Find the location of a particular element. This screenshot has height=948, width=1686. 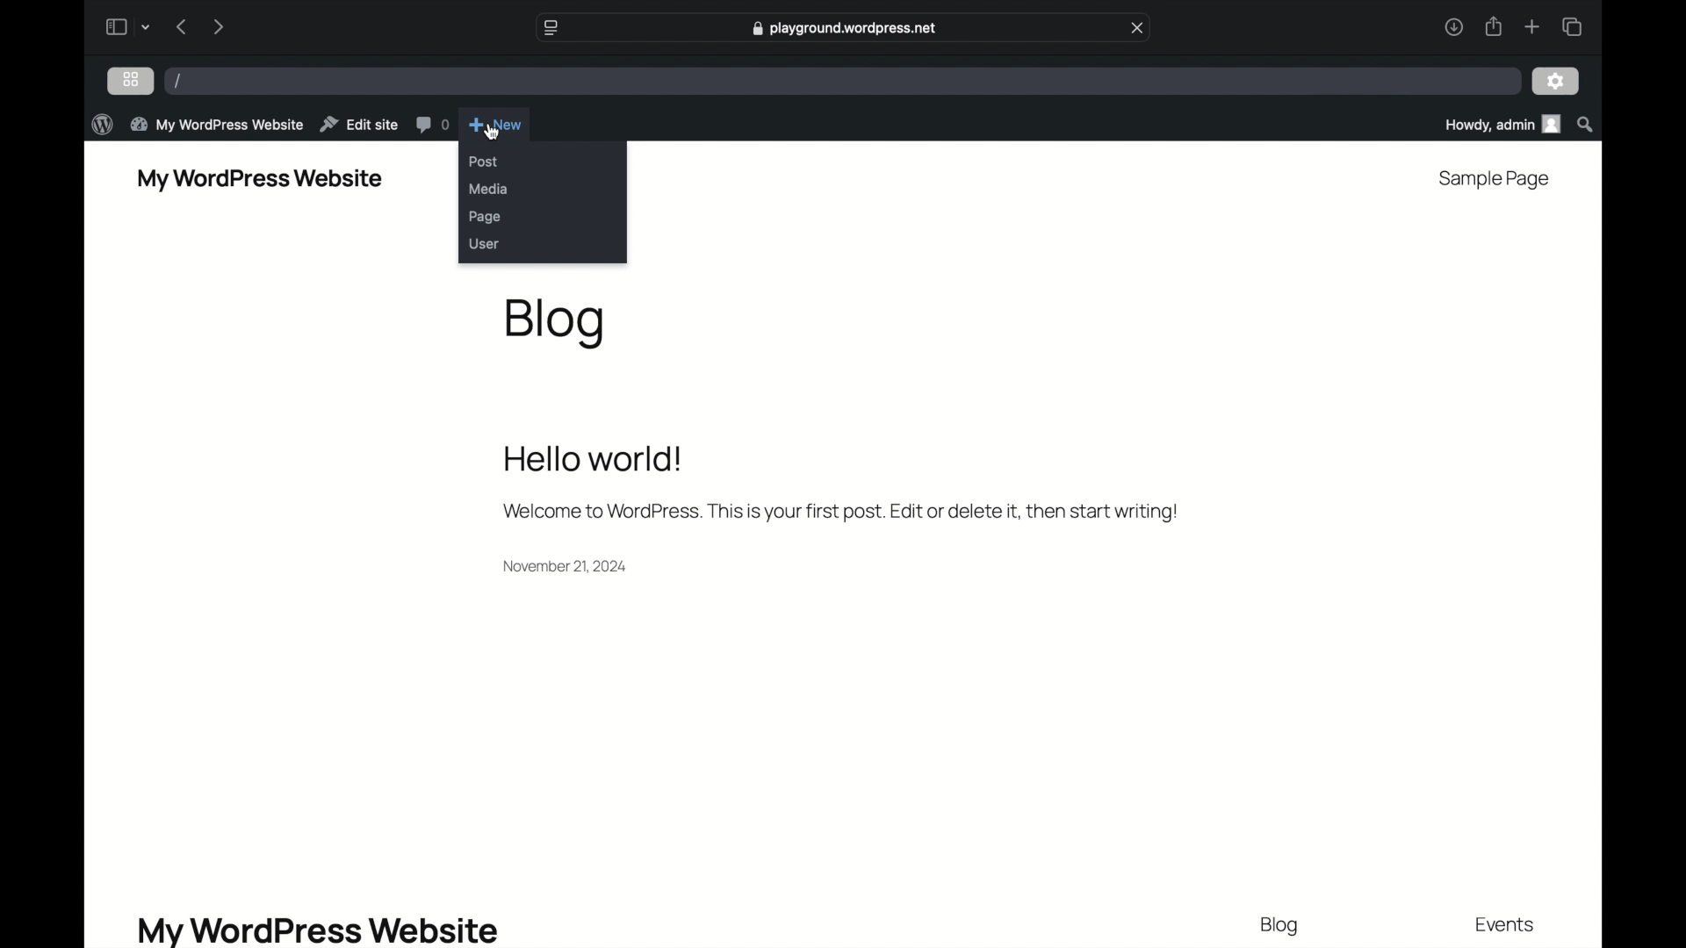

previous page is located at coordinates (181, 26).